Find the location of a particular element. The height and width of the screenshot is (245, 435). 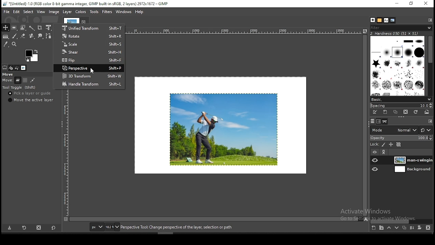

unified transform tool is located at coordinates (49, 28).